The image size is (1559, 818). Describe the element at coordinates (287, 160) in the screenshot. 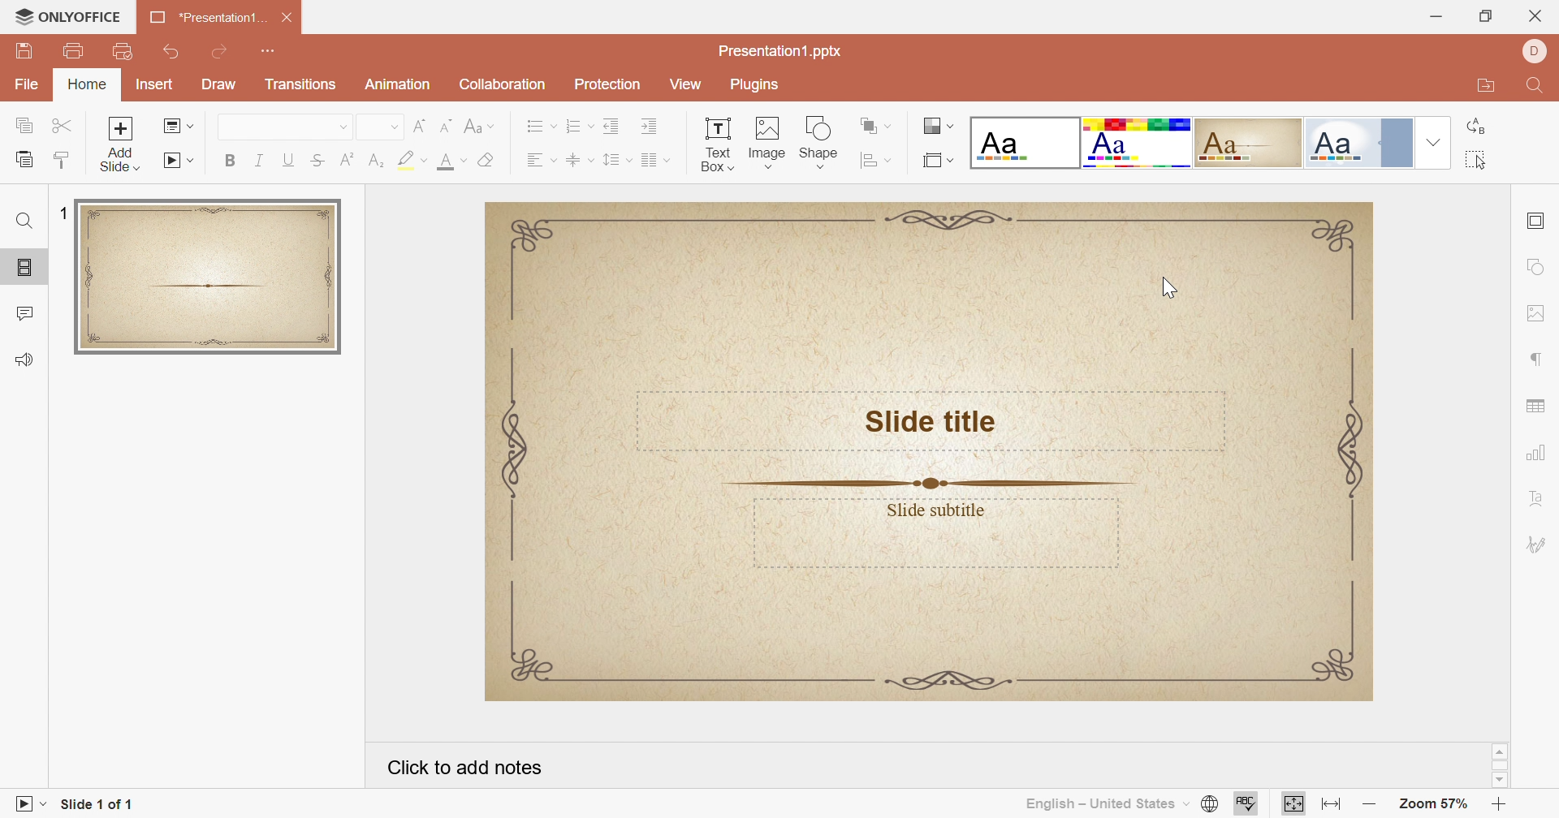

I see `Underline` at that location.